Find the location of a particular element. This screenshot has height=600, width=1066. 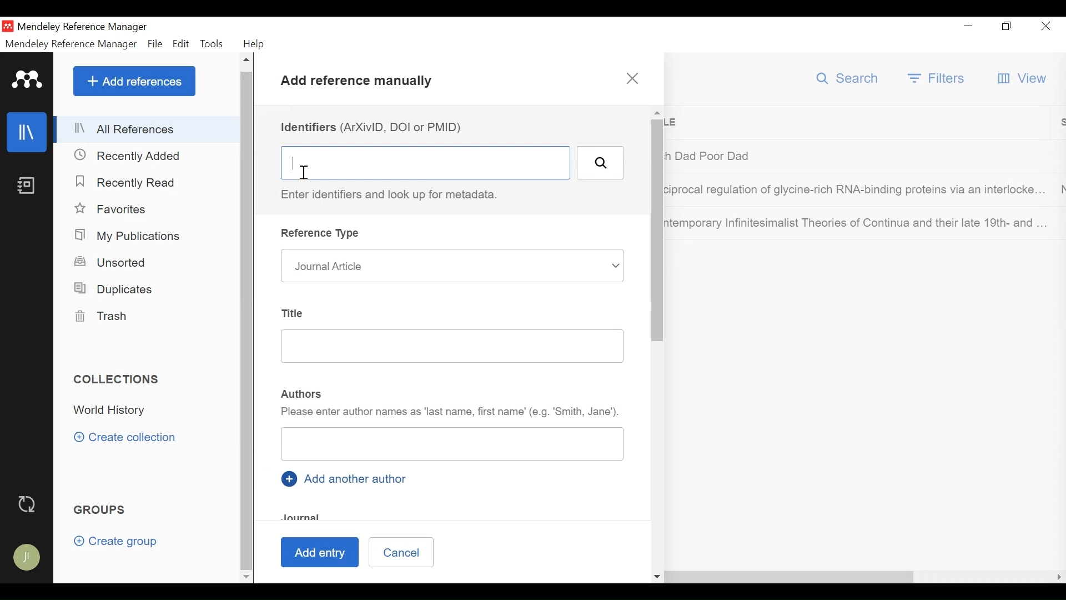

Mendeley Desktop icon is located at coordinates (7, 26).